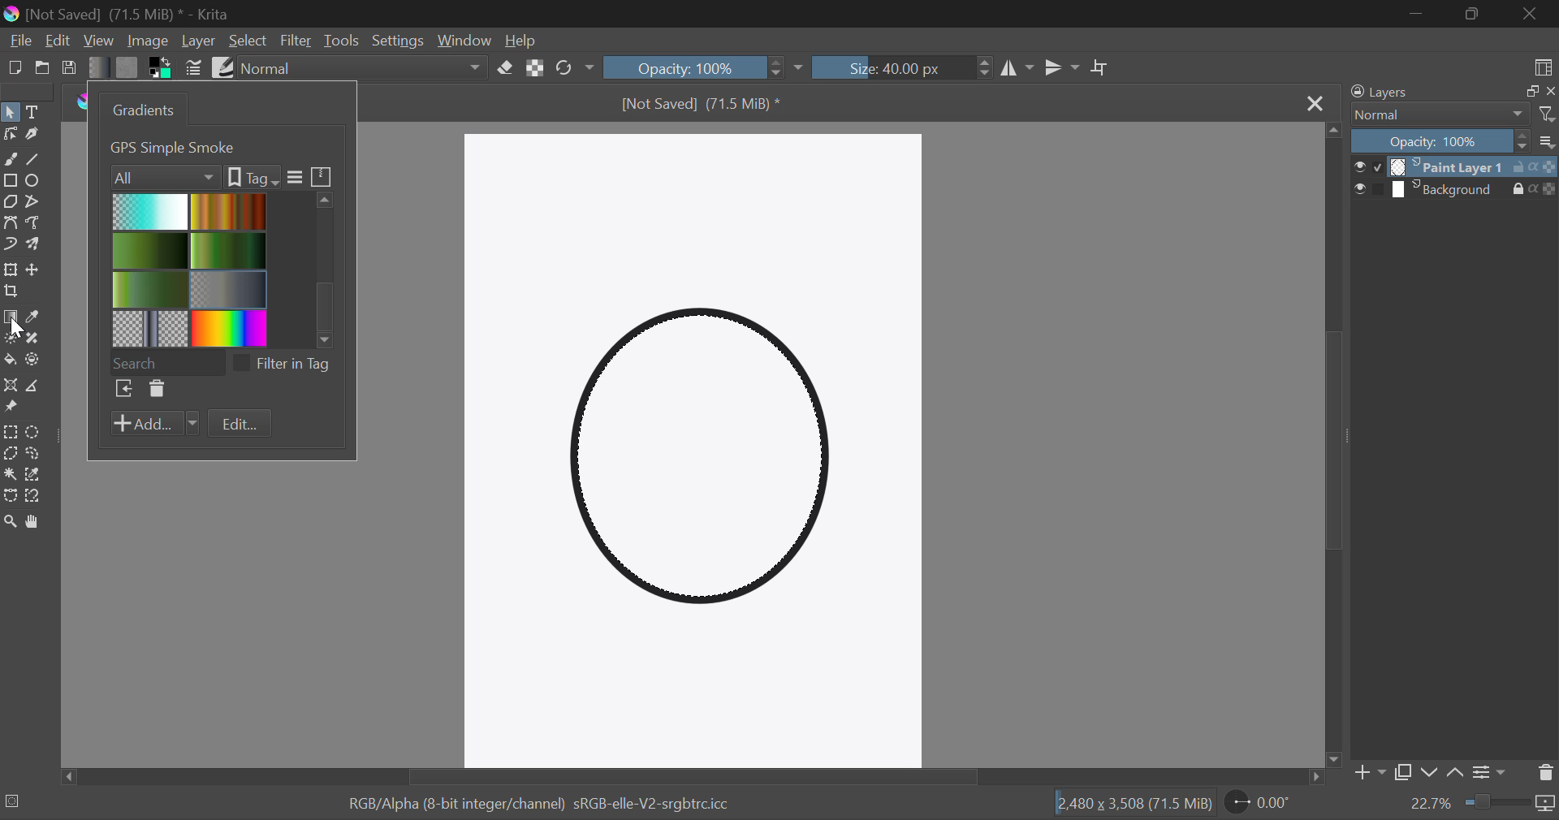 This screenshot has height=820, width=1559. What do you see at coordinates (1405, 772) in the screenshot?
I see `Copy Layer` at bounding box center [1405, 772].